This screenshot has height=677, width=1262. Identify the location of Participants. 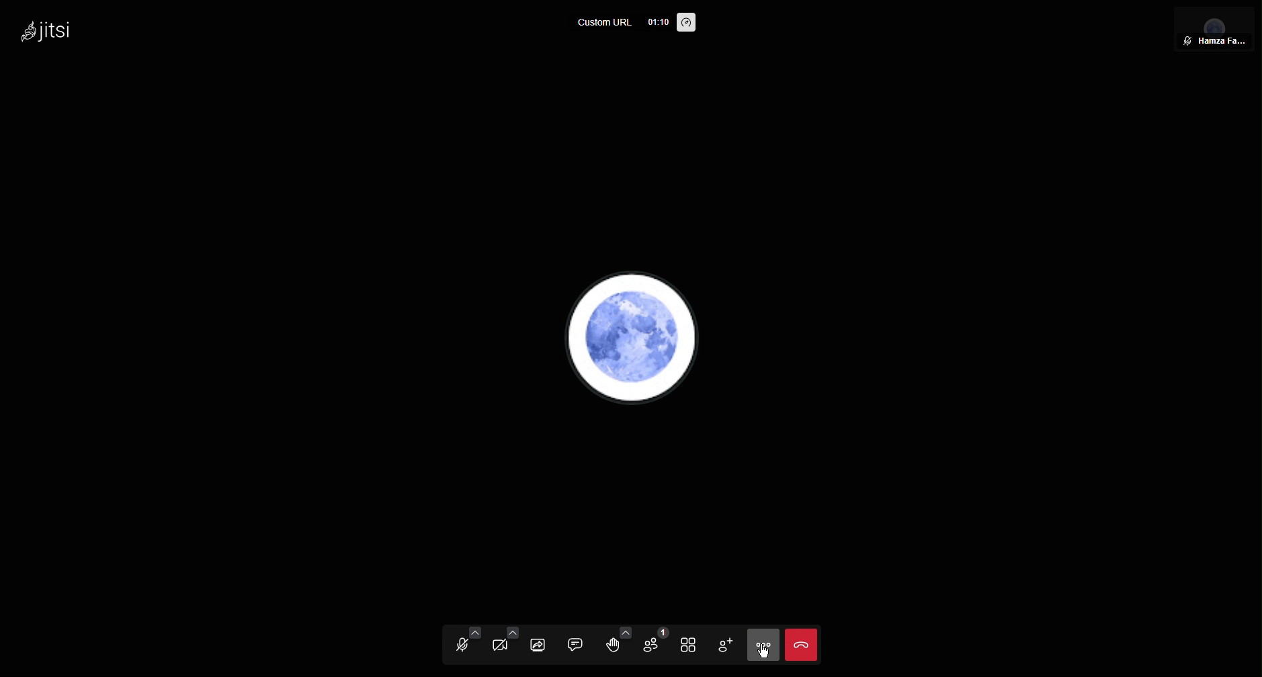
(658, 645).